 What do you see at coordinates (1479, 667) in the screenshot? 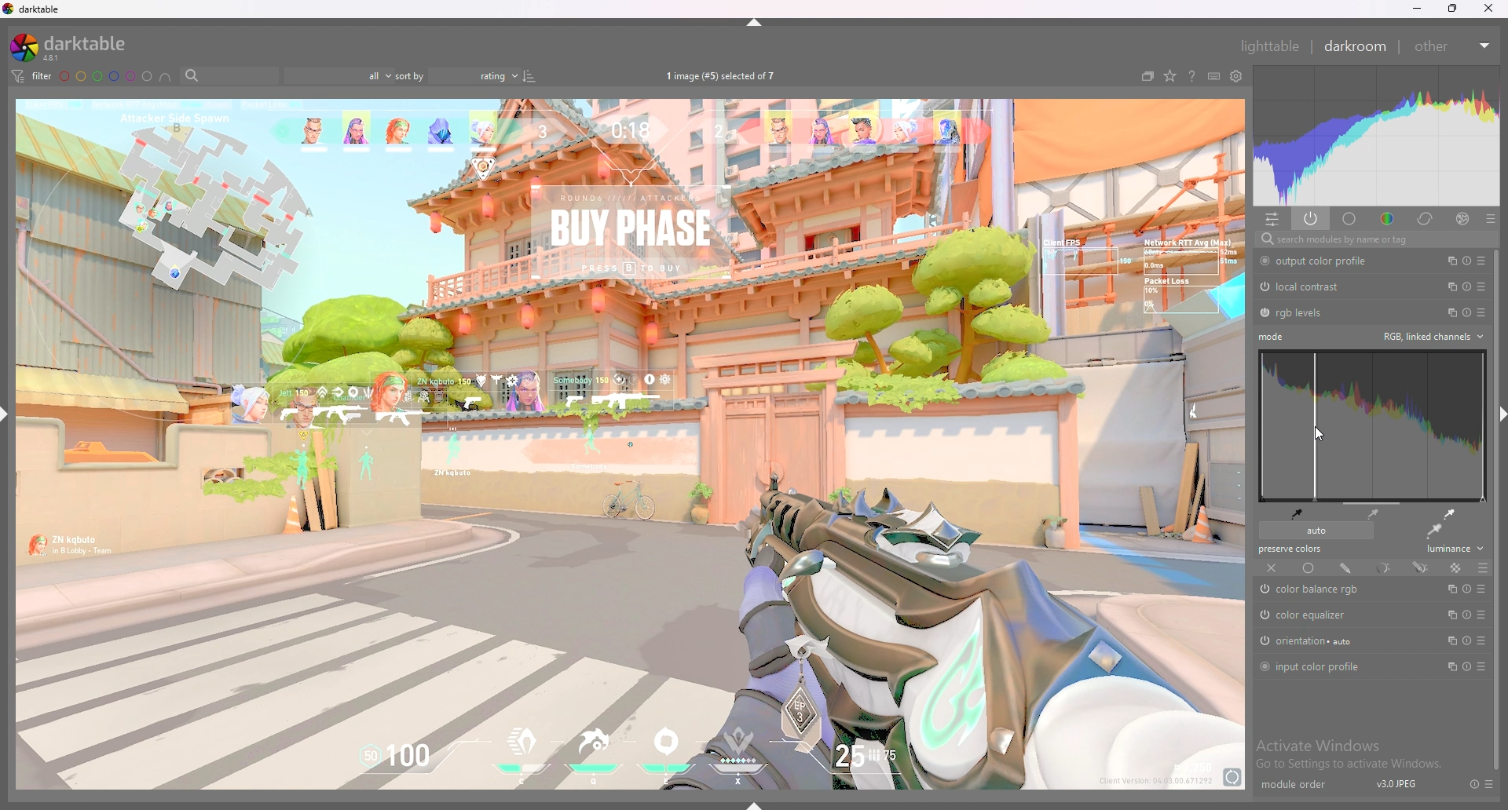
I see `more` at bounding box center [1479, 667].